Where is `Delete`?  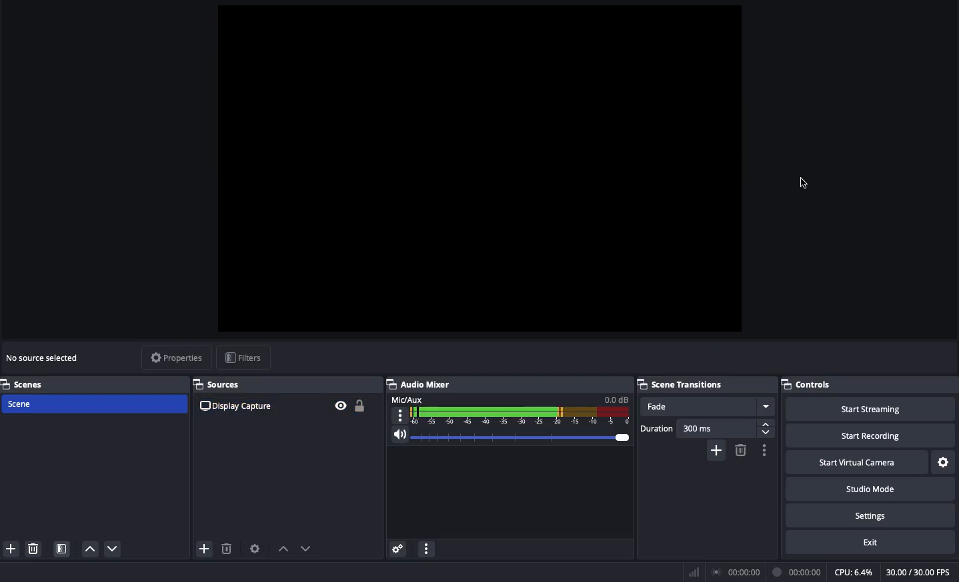 Delete is located at coordinates (227, 549).